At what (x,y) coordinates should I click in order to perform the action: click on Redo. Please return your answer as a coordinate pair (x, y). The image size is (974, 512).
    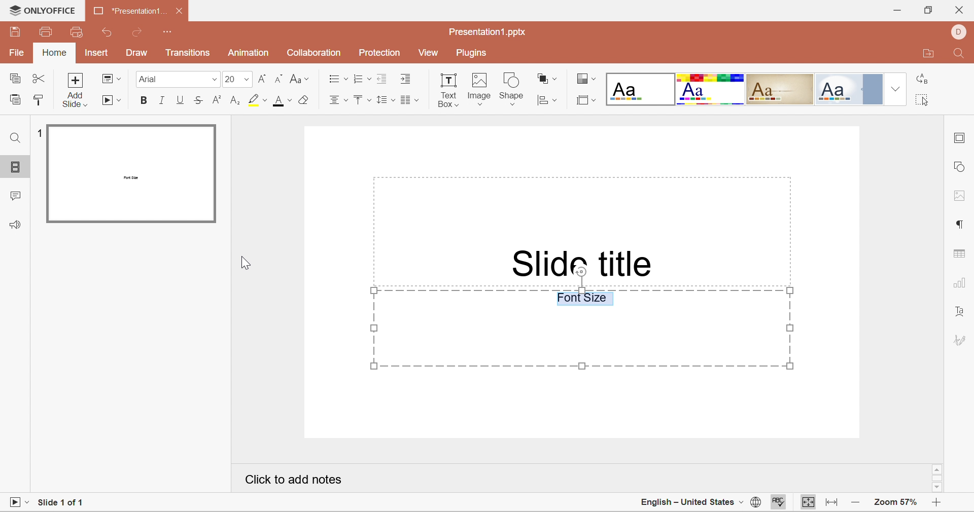
    Looking at the image, I should click on (140, 32).